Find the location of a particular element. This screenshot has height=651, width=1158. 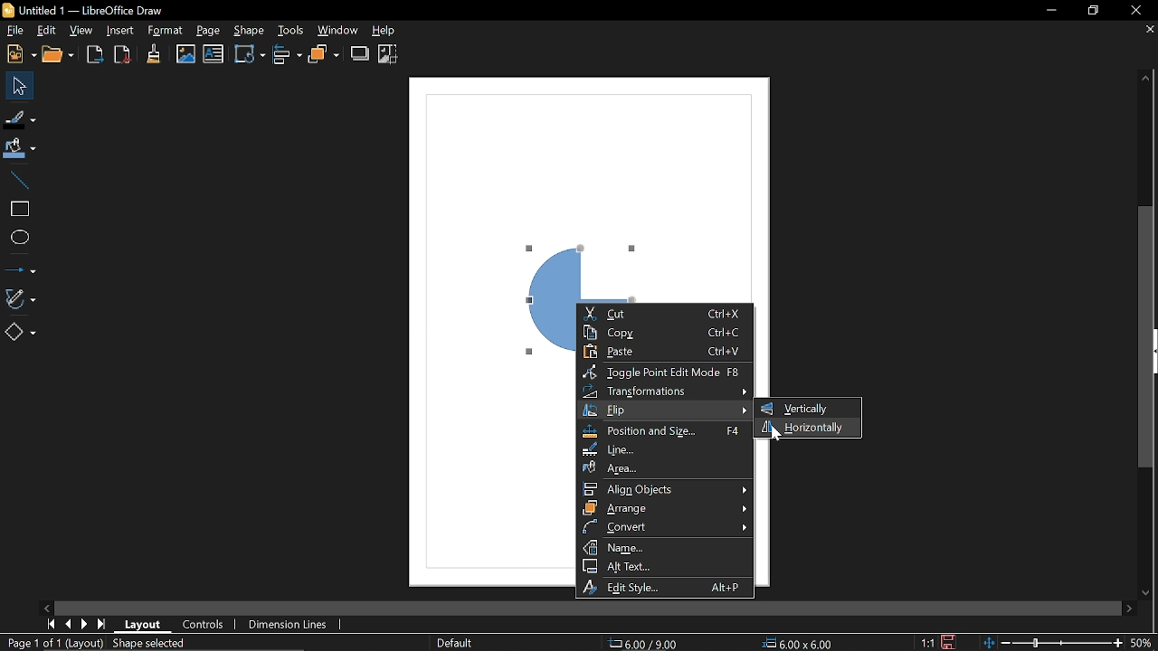

Minimize is located at coordinates (1051, 12).